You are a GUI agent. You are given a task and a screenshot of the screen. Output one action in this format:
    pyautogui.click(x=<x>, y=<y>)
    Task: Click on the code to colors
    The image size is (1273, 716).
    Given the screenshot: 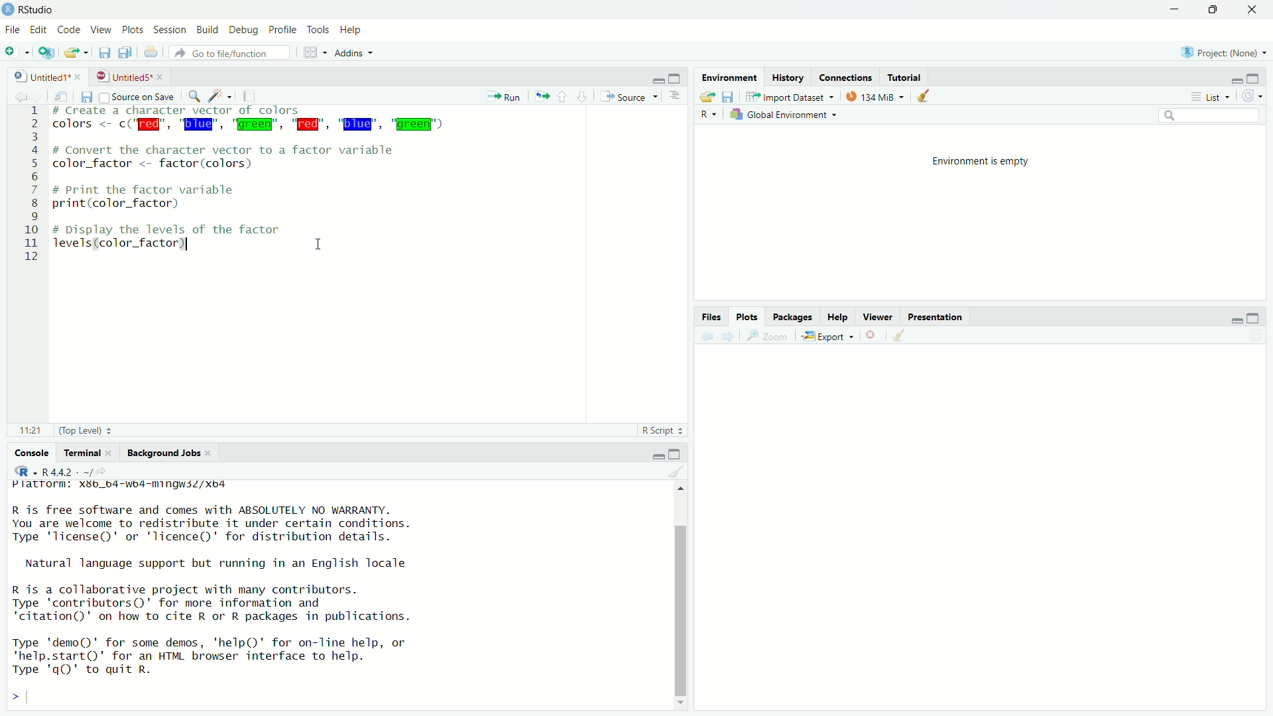 What is the action you would take?
    pyautogui.click(x=255, y=125)
    